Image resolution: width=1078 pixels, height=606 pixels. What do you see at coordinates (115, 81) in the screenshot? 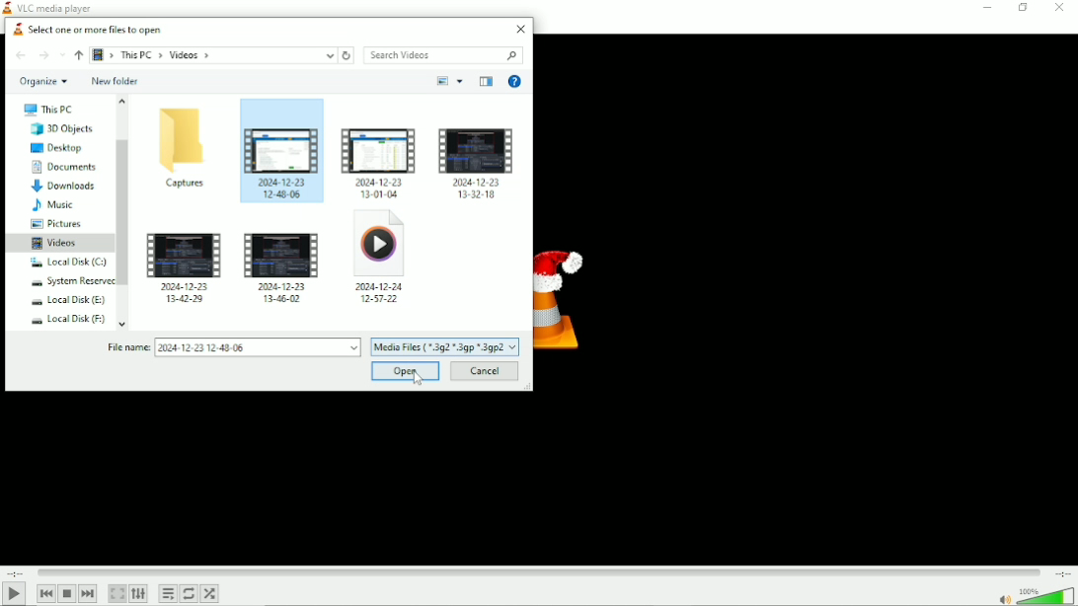
I see `New folder` at bounding box center [115, 81].